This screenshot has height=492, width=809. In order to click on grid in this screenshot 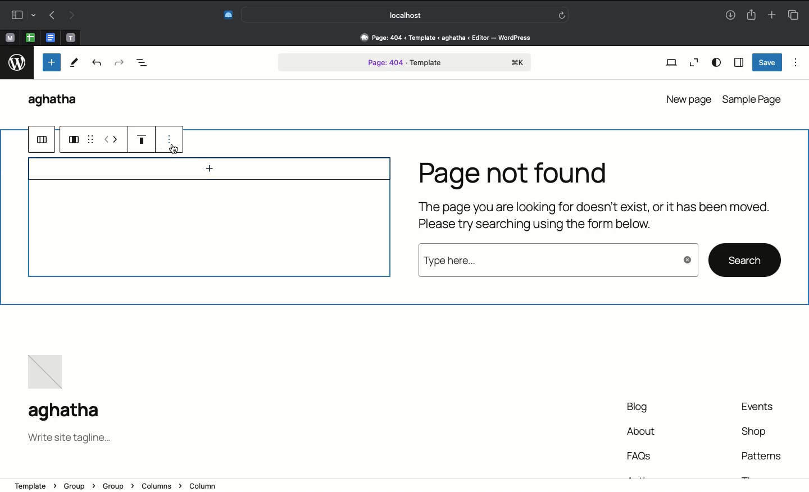, I will do `click(90, 139)`.